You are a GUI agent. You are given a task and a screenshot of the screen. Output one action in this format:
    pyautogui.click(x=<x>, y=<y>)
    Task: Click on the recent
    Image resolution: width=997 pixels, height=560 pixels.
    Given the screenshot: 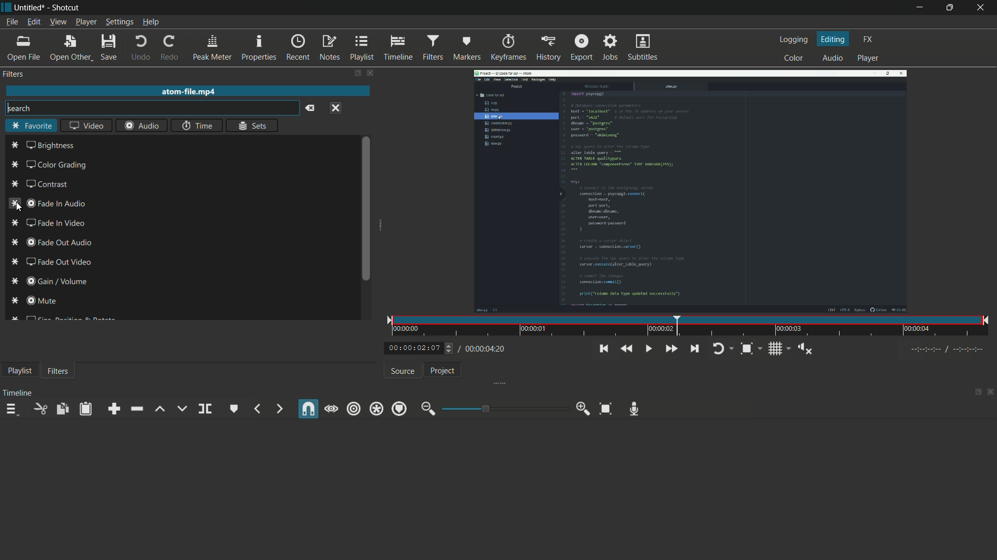 What is the action you would take?
    pyautogui.click(x=297, y=48)
    